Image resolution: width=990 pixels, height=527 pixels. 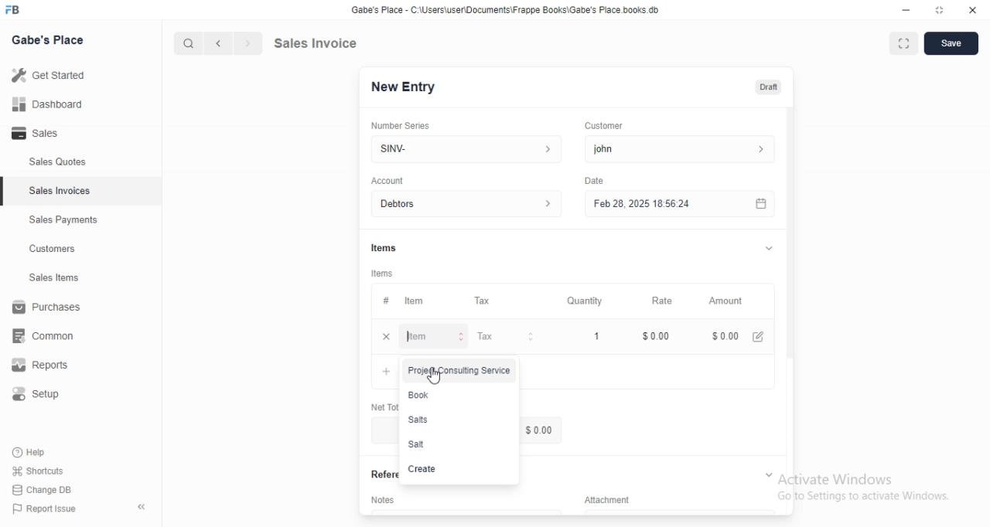 What do you see at coordinates (181, 43) in the screenshot?
I see `cursor` at bounding box center [181, 43].